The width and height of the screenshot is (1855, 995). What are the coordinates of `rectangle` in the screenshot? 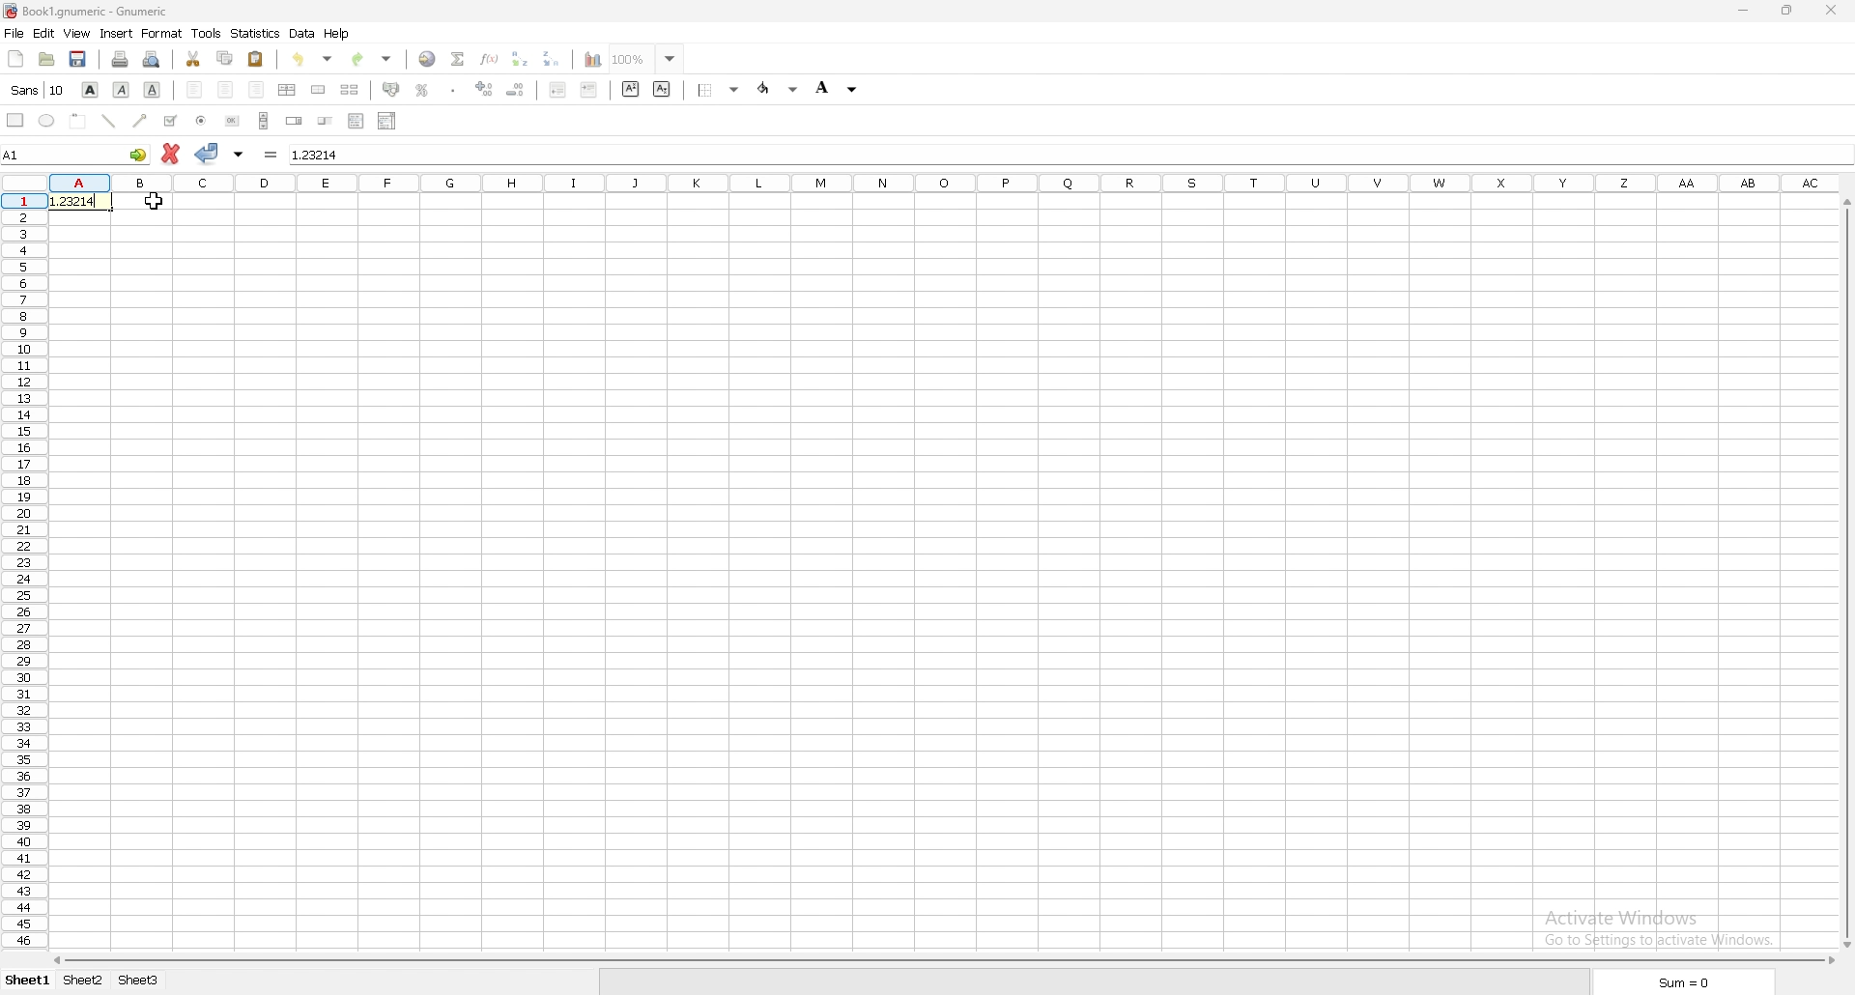 It's located at (15, 120).